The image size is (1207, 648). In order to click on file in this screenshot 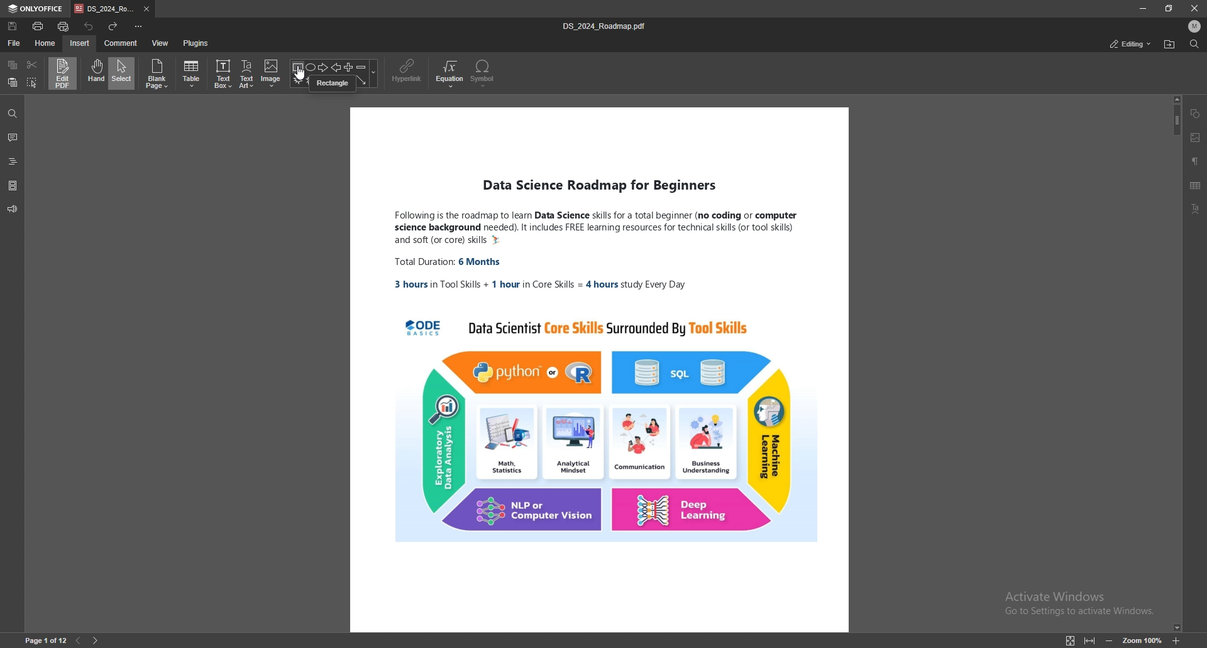, I will do `click(14, 42)`.